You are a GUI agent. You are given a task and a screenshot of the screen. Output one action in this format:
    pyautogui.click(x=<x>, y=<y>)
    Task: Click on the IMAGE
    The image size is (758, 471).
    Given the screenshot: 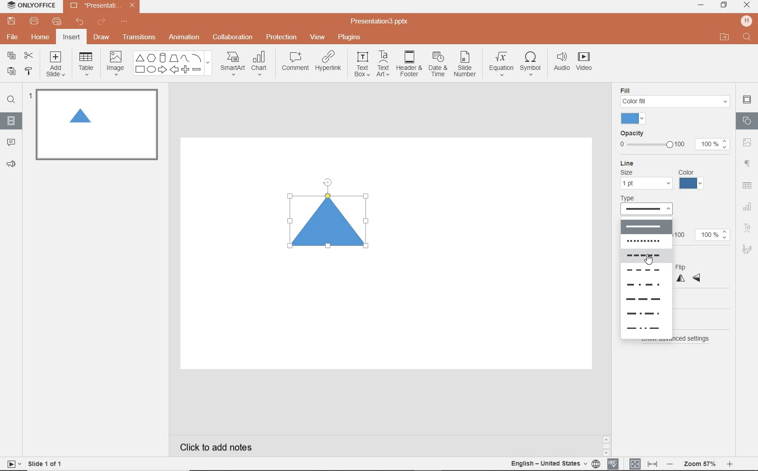 What is the action you would take?
    pyautogui.click(x=115, y=64)
    